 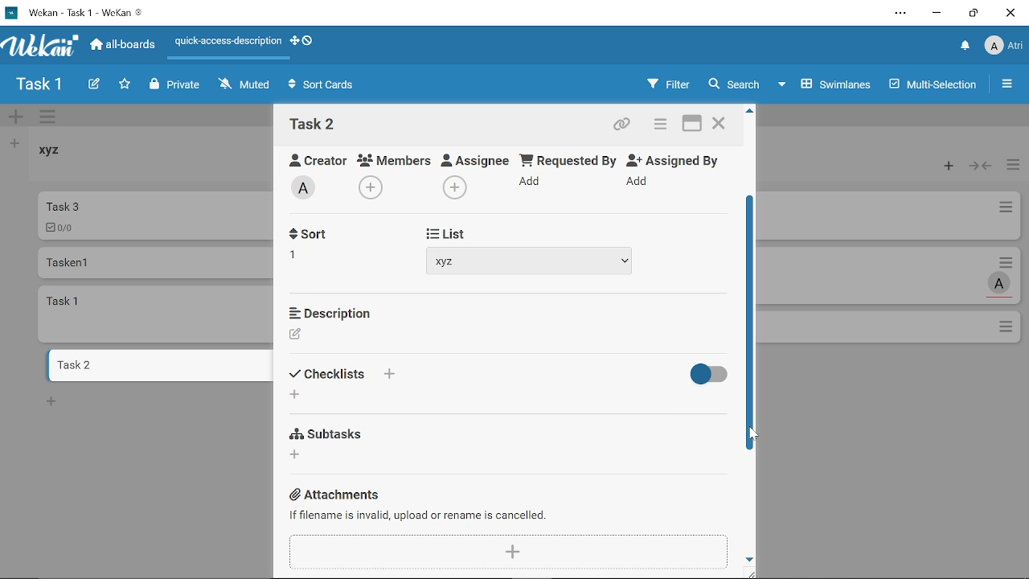 What do you see at coordinates (297, 454) in the screenshot?
I see `Add substacks` at bounding box center [297, 454].